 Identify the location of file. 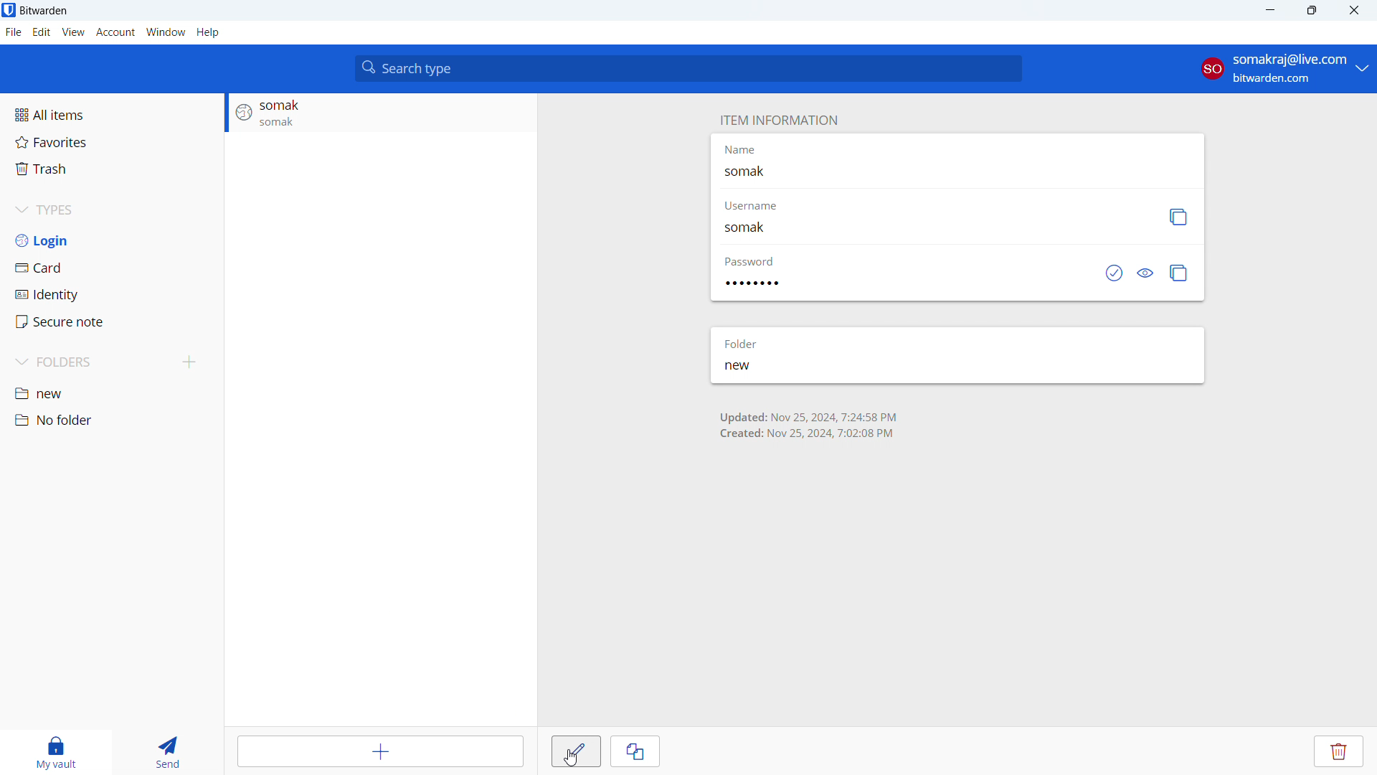
(14, 32).